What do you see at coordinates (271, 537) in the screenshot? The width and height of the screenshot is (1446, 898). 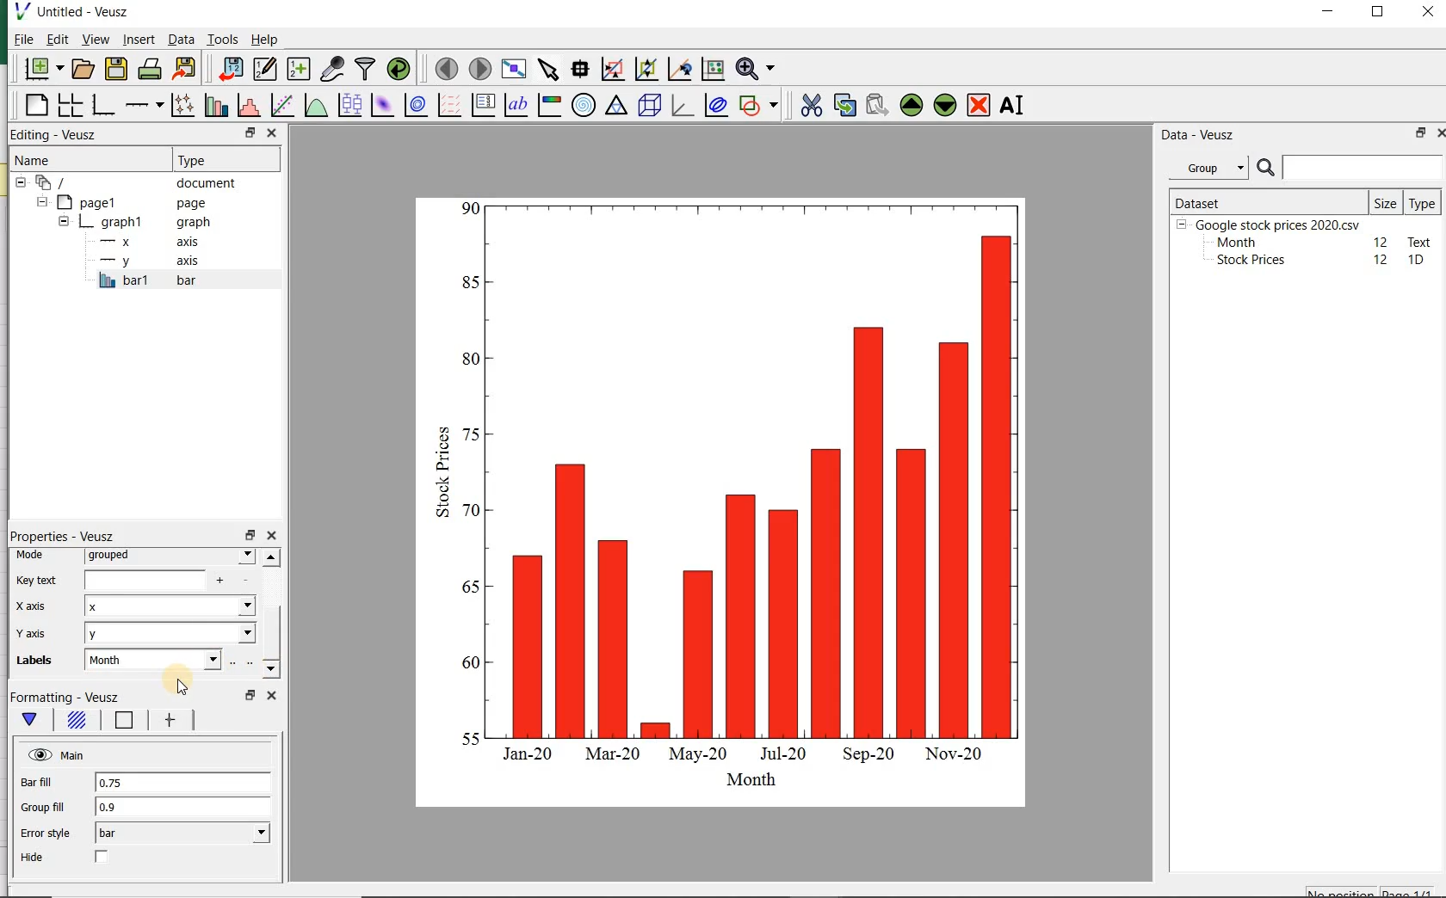 I see `close` at bounding box center [271, 537].